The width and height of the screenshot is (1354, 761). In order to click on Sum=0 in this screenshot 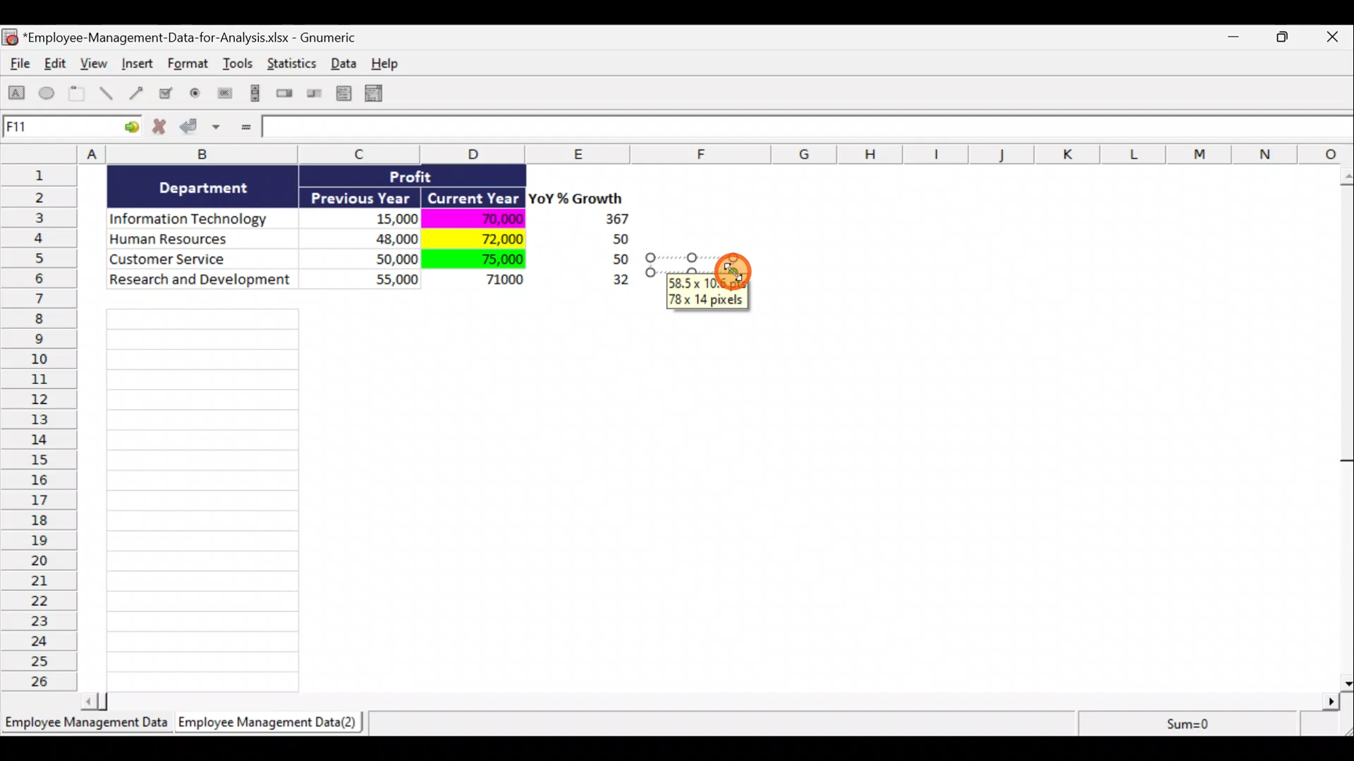, I will do `click(1185, 724)`.